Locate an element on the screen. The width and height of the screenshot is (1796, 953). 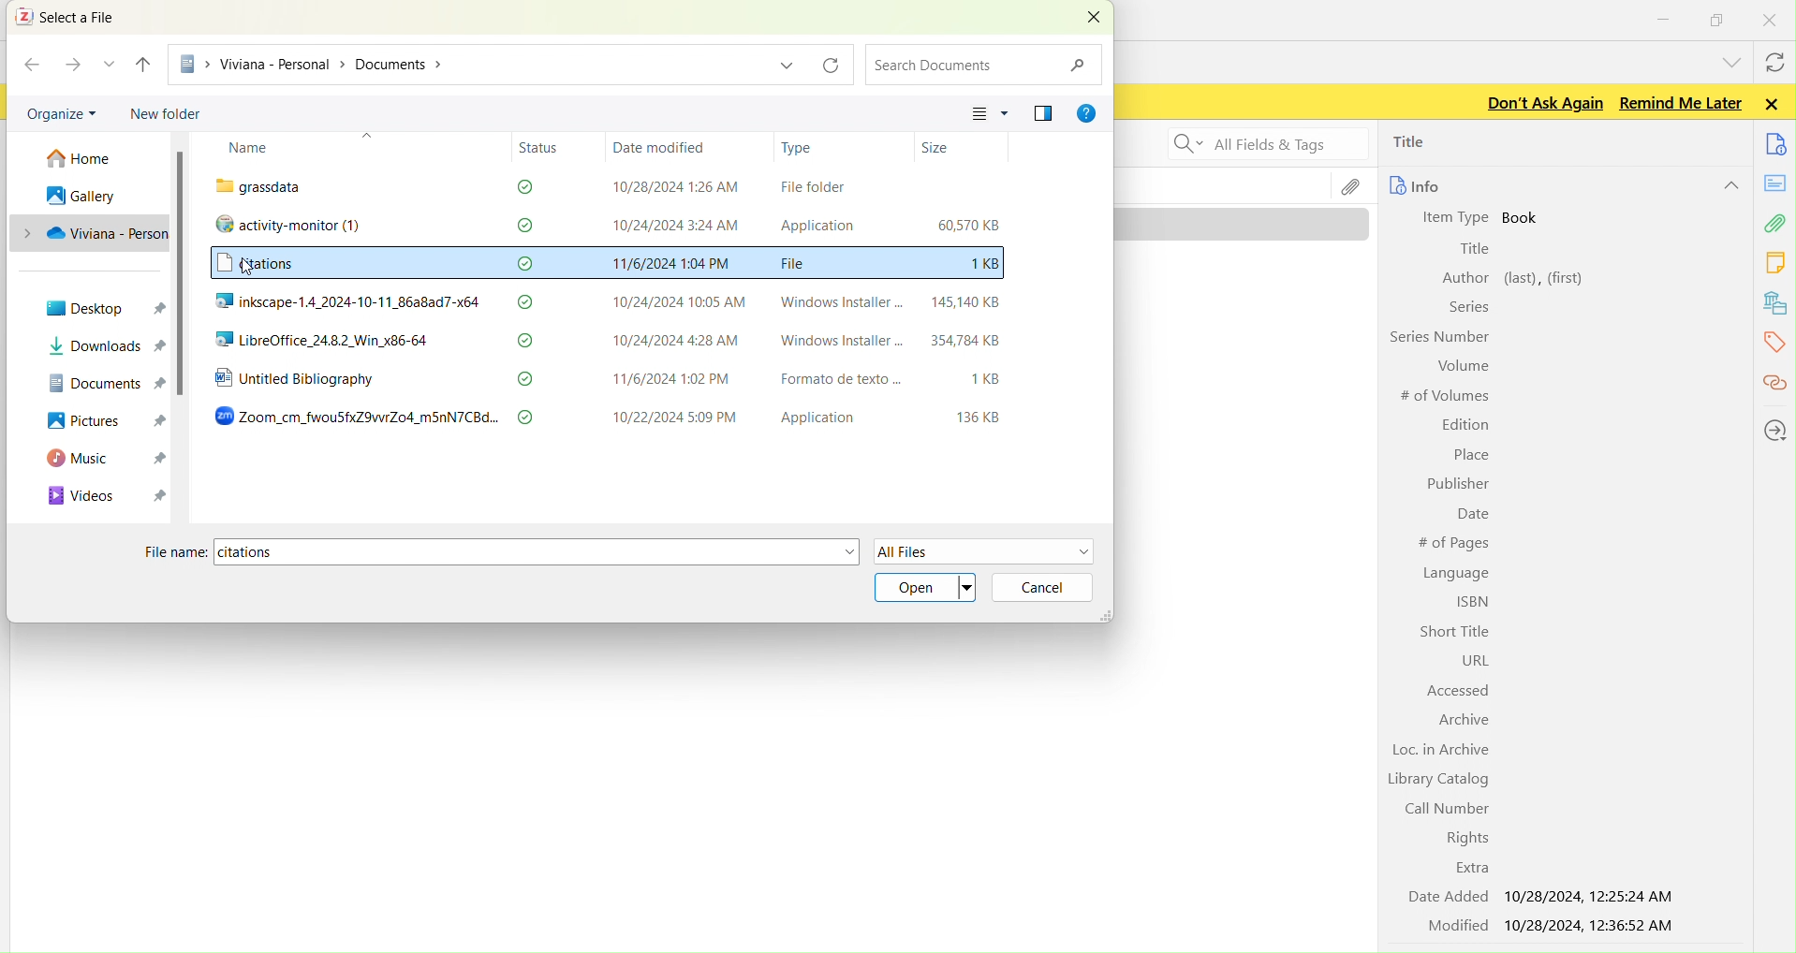
Name is located at coordinates (245, 148).